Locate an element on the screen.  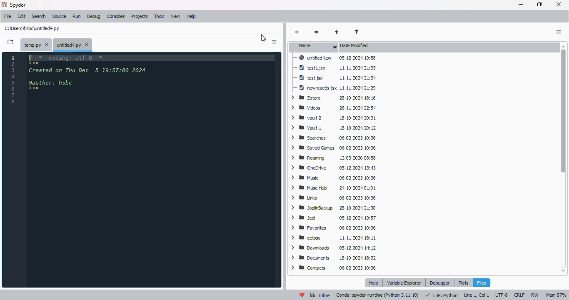
consoles is located at coordinates (116, 16).